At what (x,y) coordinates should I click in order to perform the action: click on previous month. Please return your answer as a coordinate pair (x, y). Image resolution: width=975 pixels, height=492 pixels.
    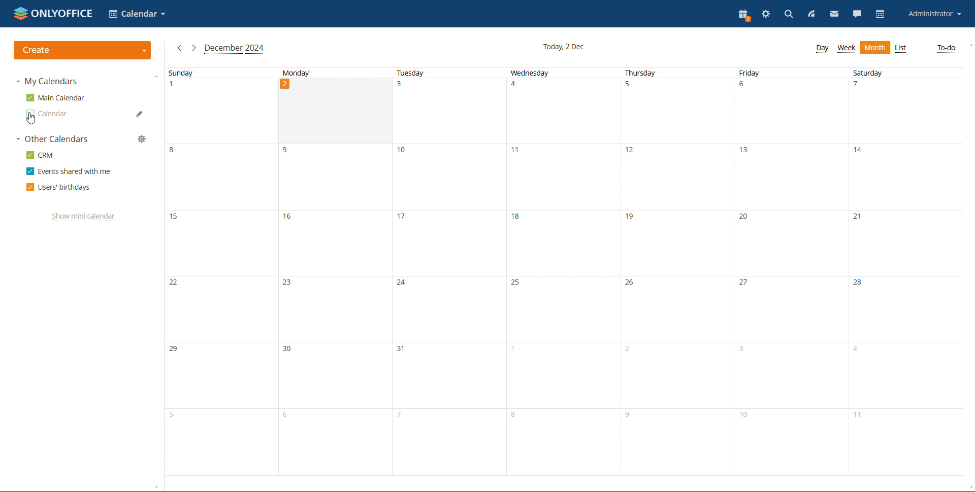
    Looking at the image, I should click on (180, 48).